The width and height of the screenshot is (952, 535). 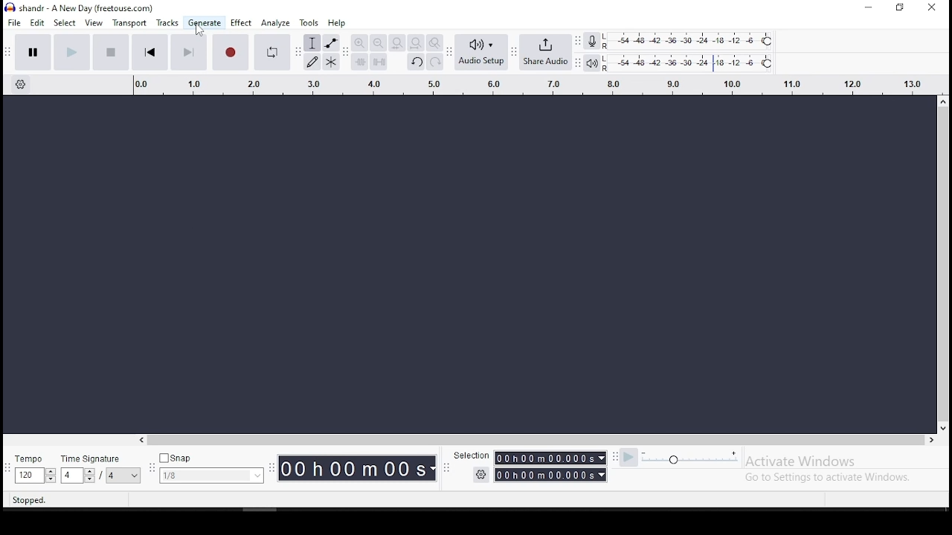 I want to click on edit, so click(x=39, y=23).